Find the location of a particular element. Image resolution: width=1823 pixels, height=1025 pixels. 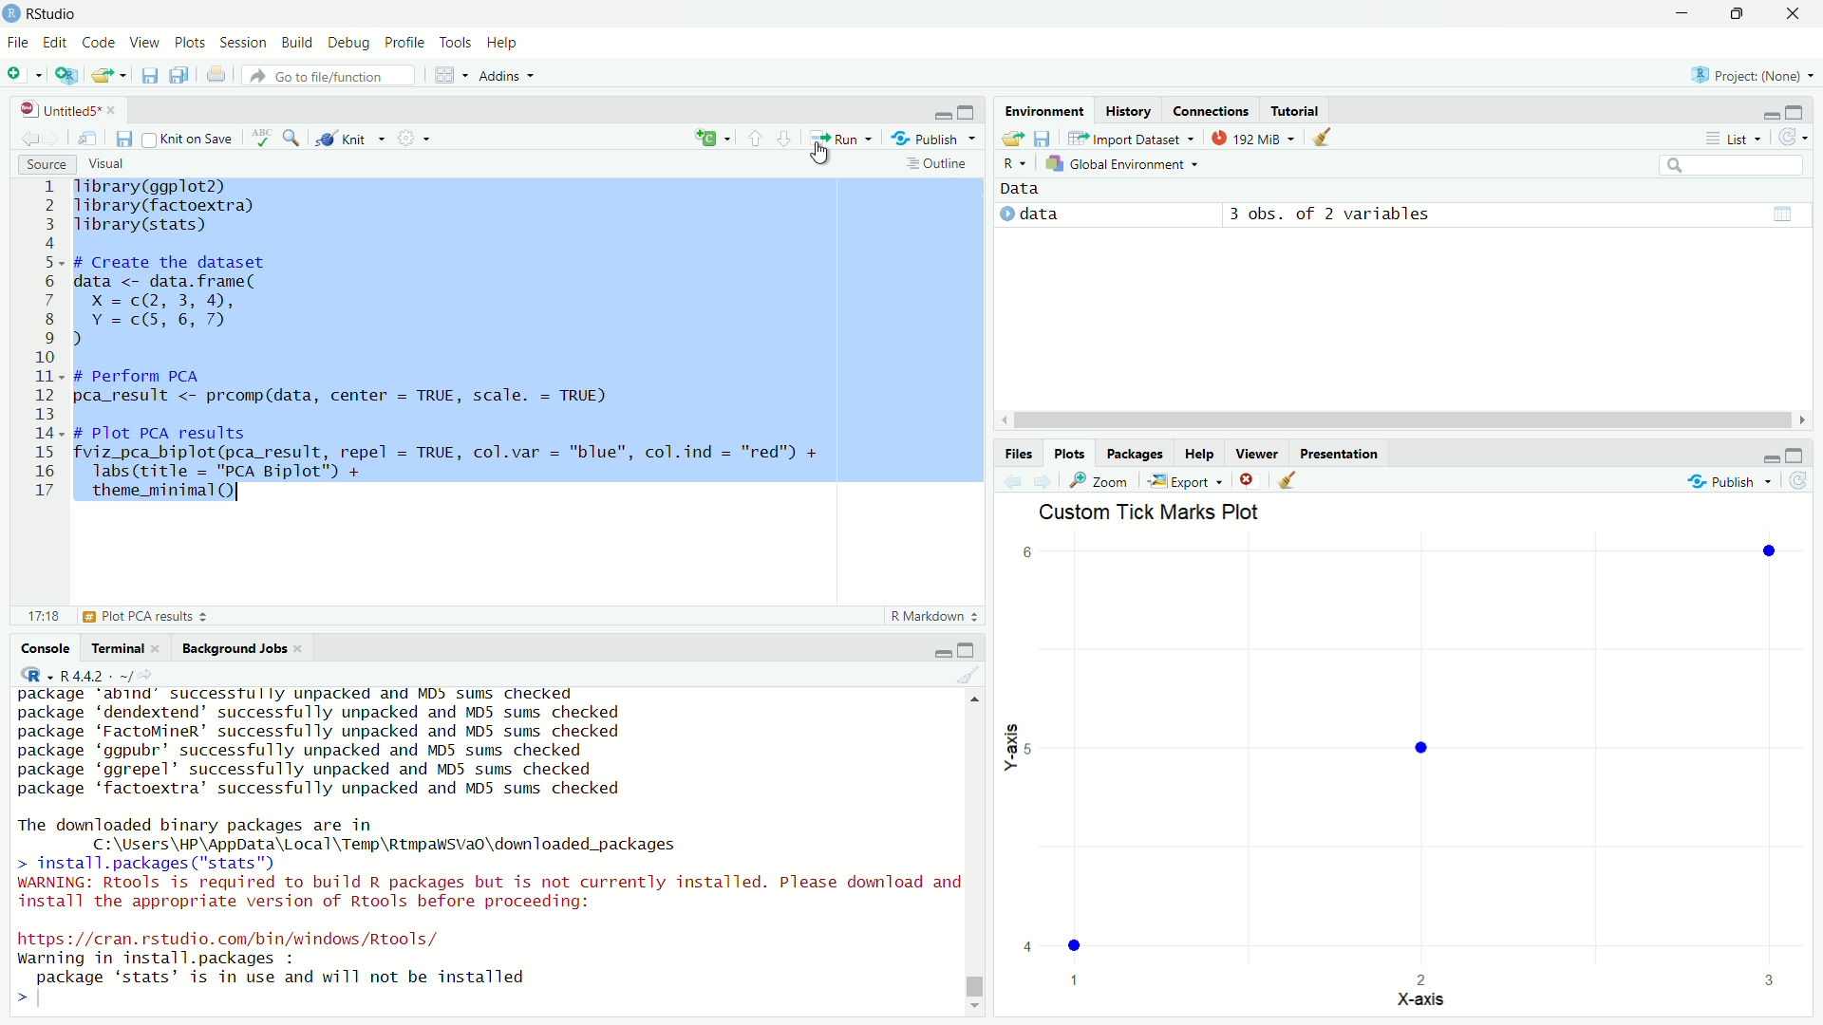

Build is located at coordinates (298, 44).